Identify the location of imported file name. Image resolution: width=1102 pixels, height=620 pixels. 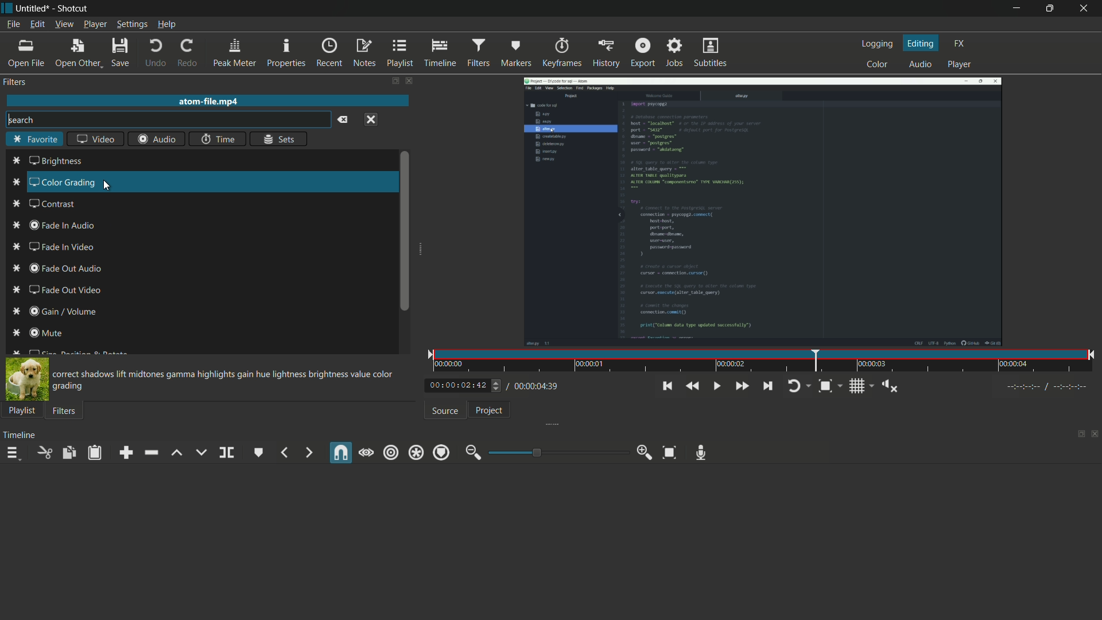
(206, 102).